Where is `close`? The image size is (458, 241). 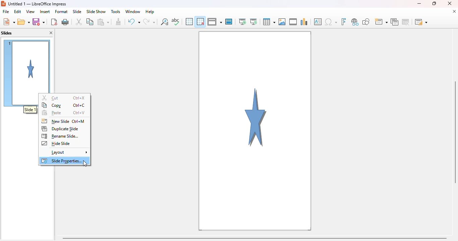
close is located at coordinates (450, 3).